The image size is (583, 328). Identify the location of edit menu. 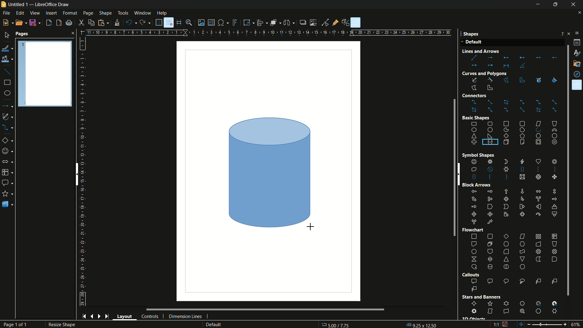
(20, 13).